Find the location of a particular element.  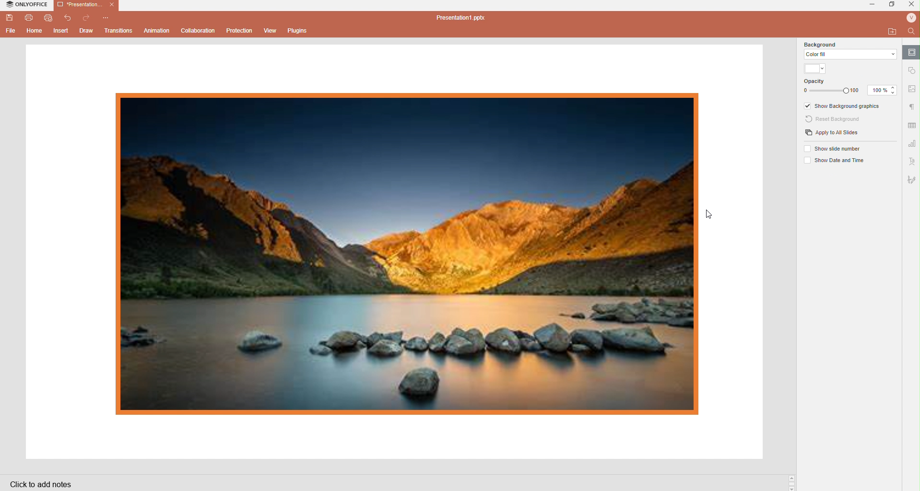

User is located at coordinates (911, 18).